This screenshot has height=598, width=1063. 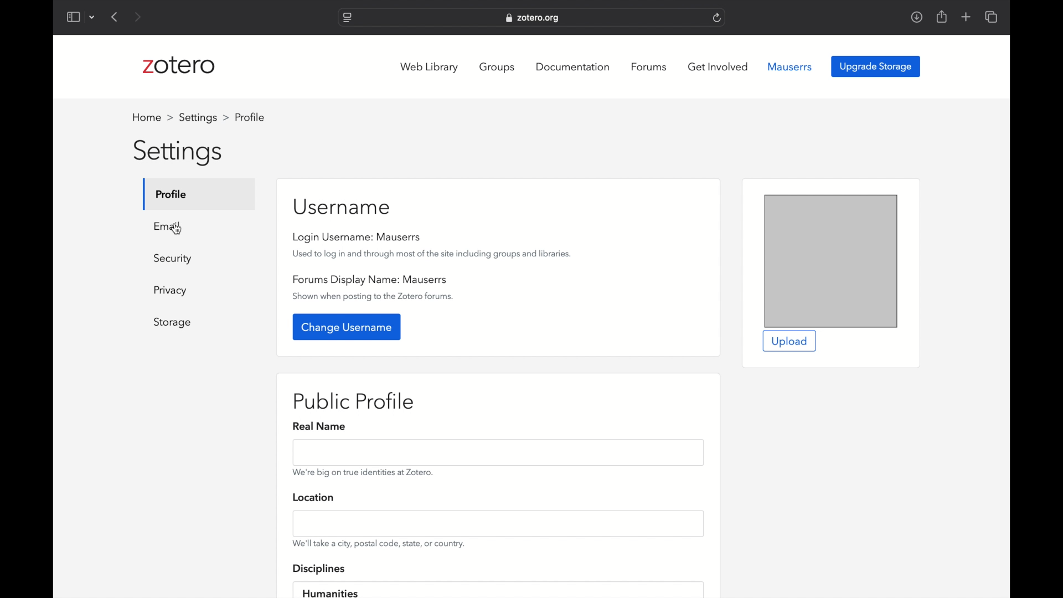 I want to click on real name, so click(x=319, y=427).